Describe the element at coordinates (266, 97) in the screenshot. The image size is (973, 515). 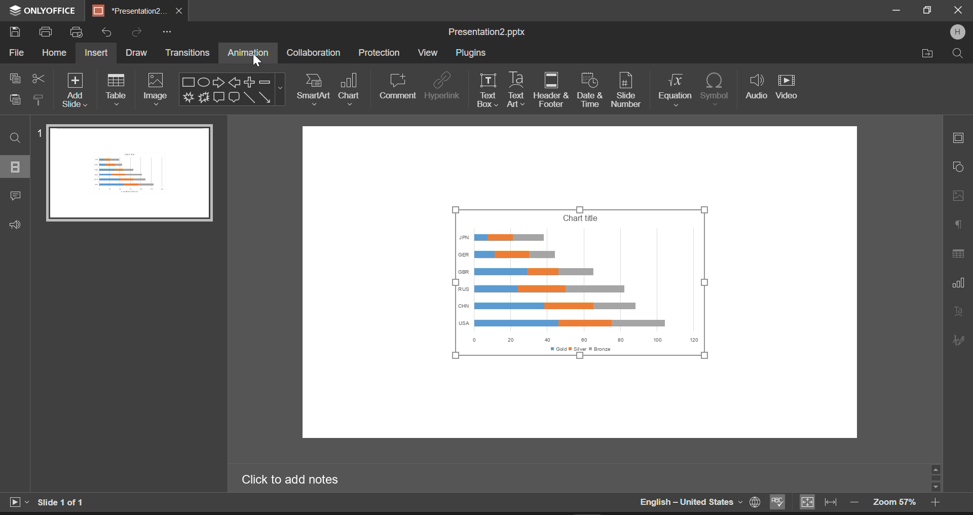
I see `Arrow` at that location.